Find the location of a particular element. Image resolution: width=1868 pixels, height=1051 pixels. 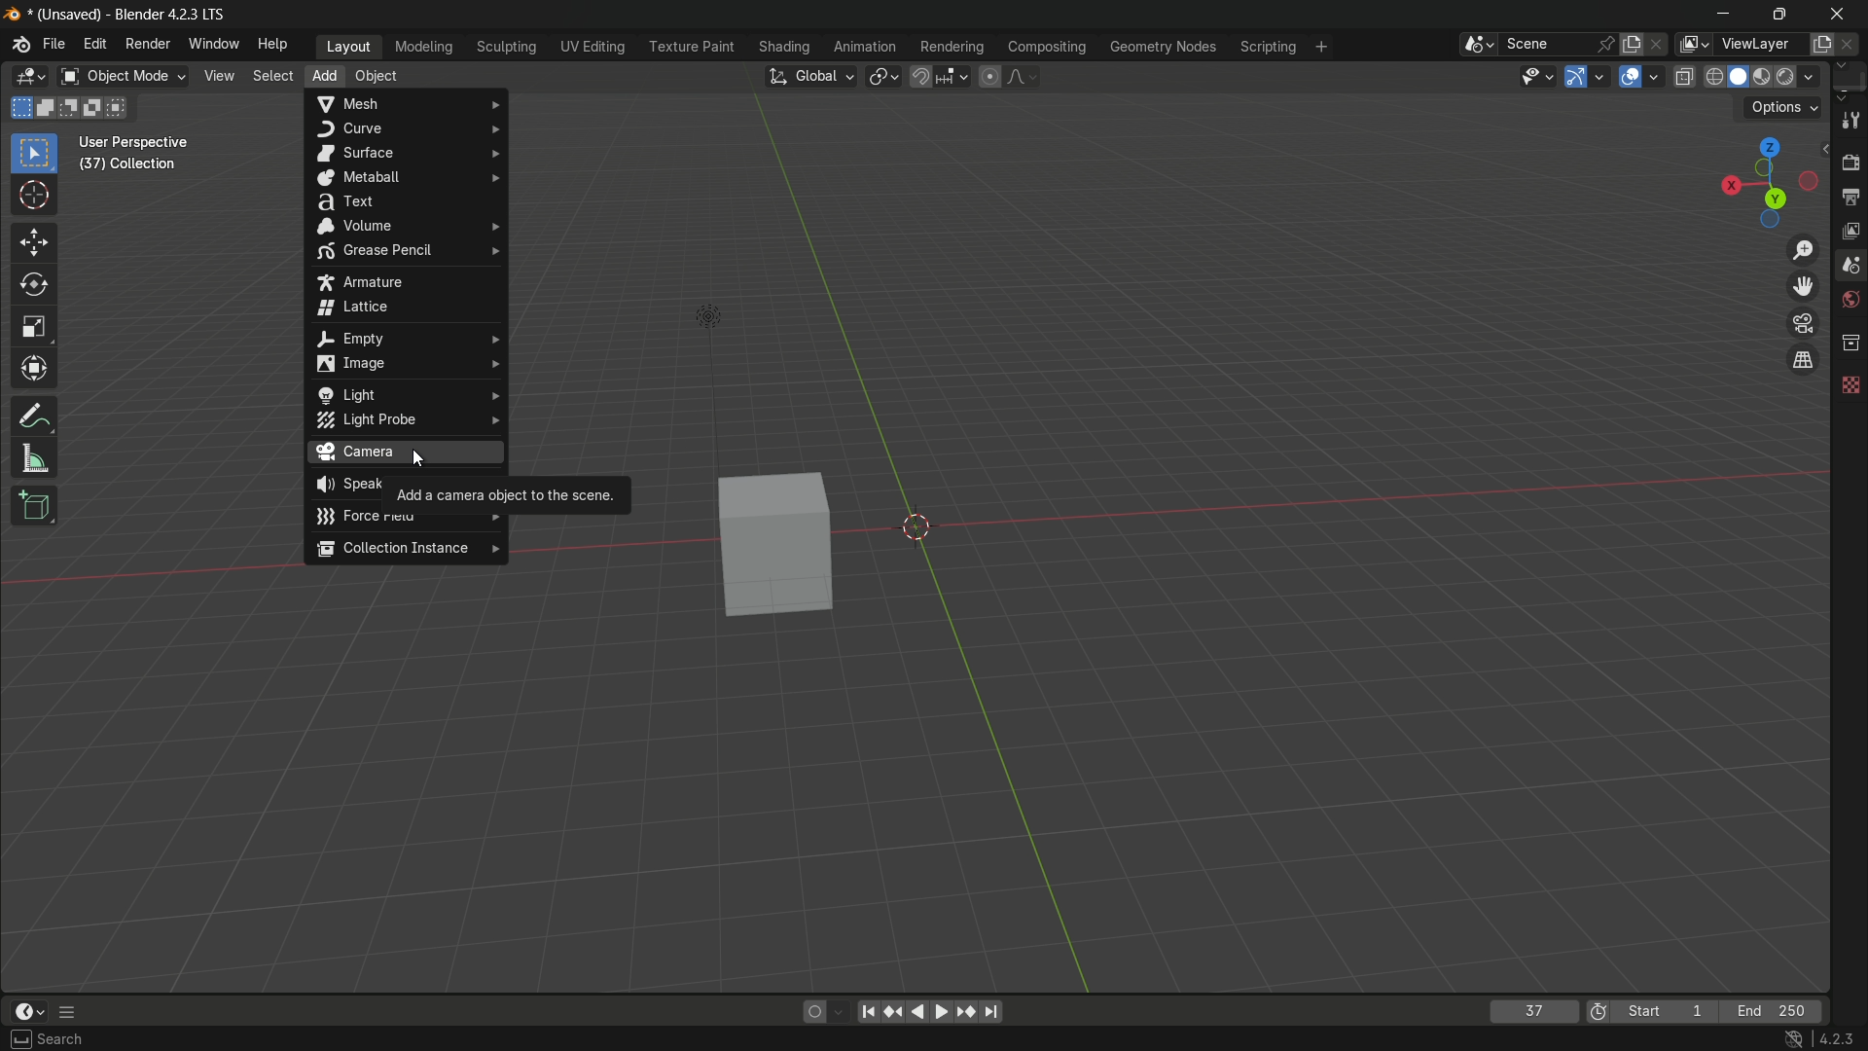

maximize or restore is located at coordinates (1778, 15).